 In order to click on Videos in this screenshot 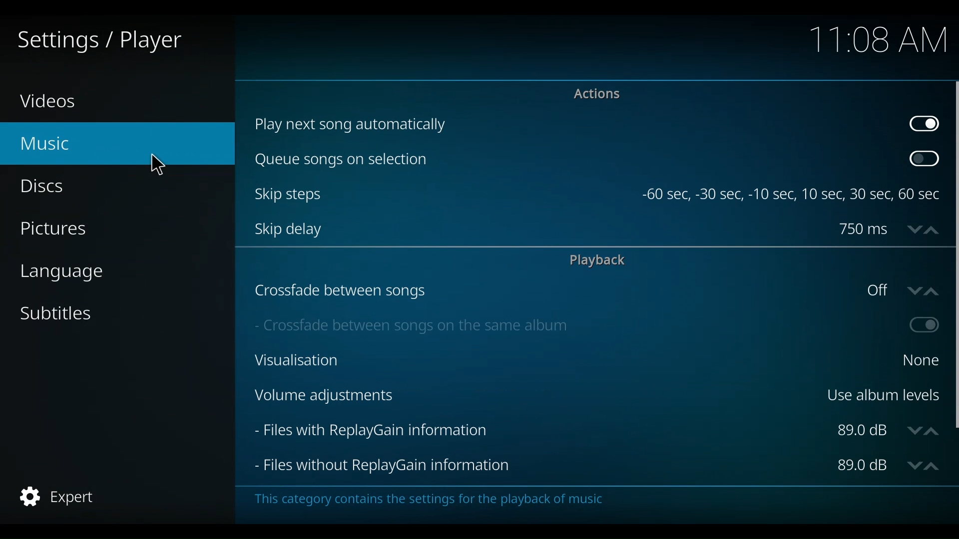, I will do `click(52, 102)`.